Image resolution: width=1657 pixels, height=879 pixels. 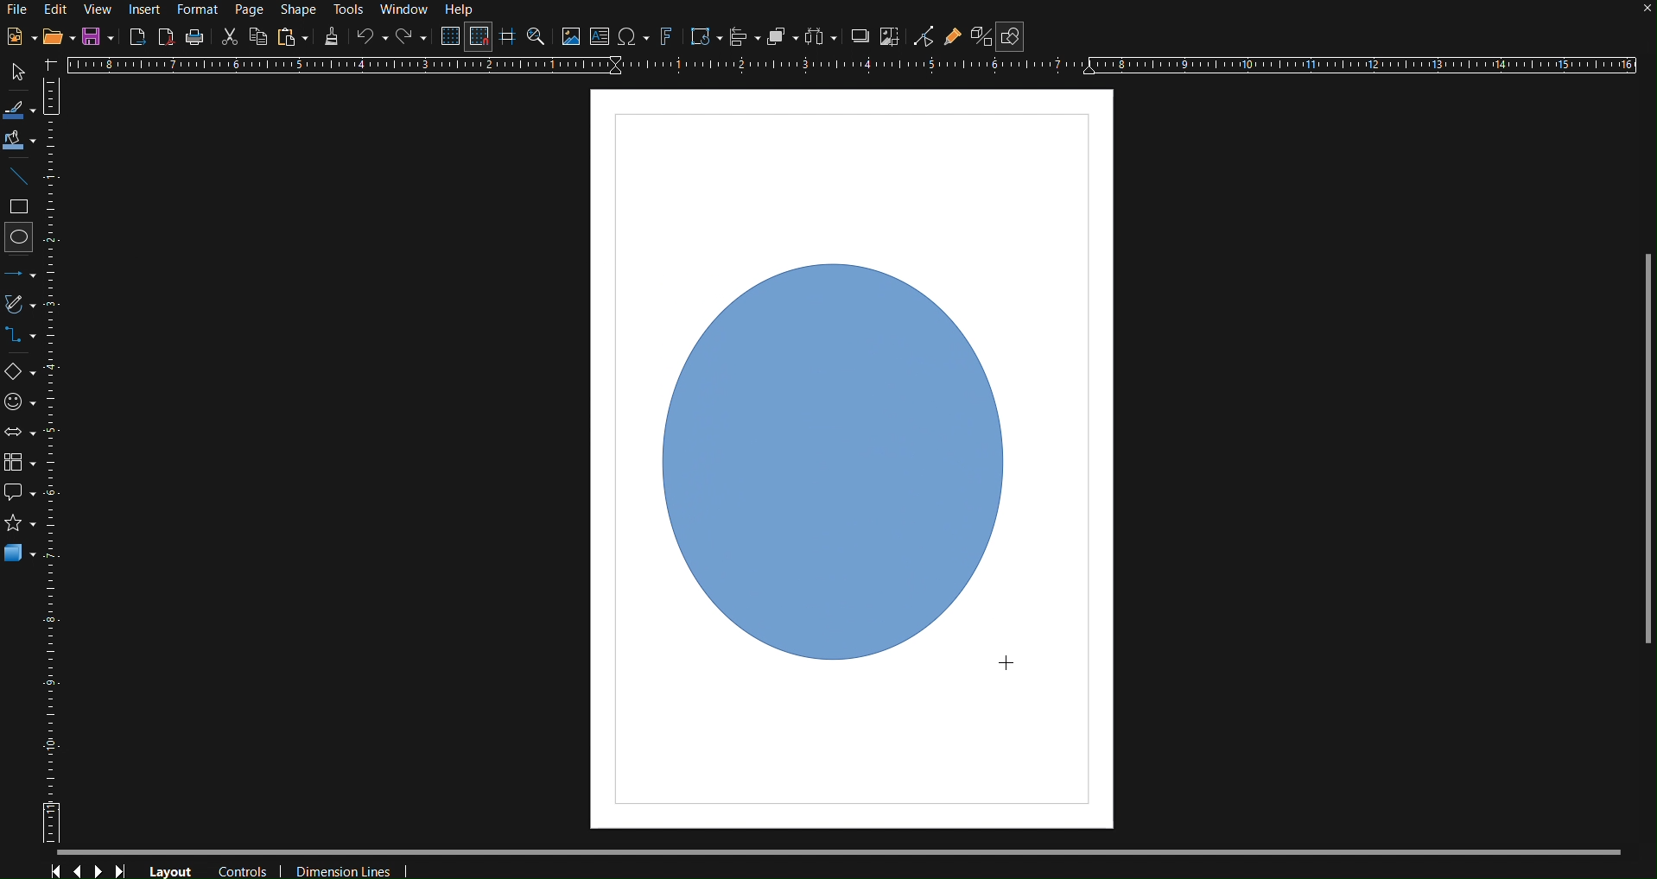 What do you see at coordinates (703, 38) in the screenshot?
I see `Transformations` at bounding box center [703, 38].